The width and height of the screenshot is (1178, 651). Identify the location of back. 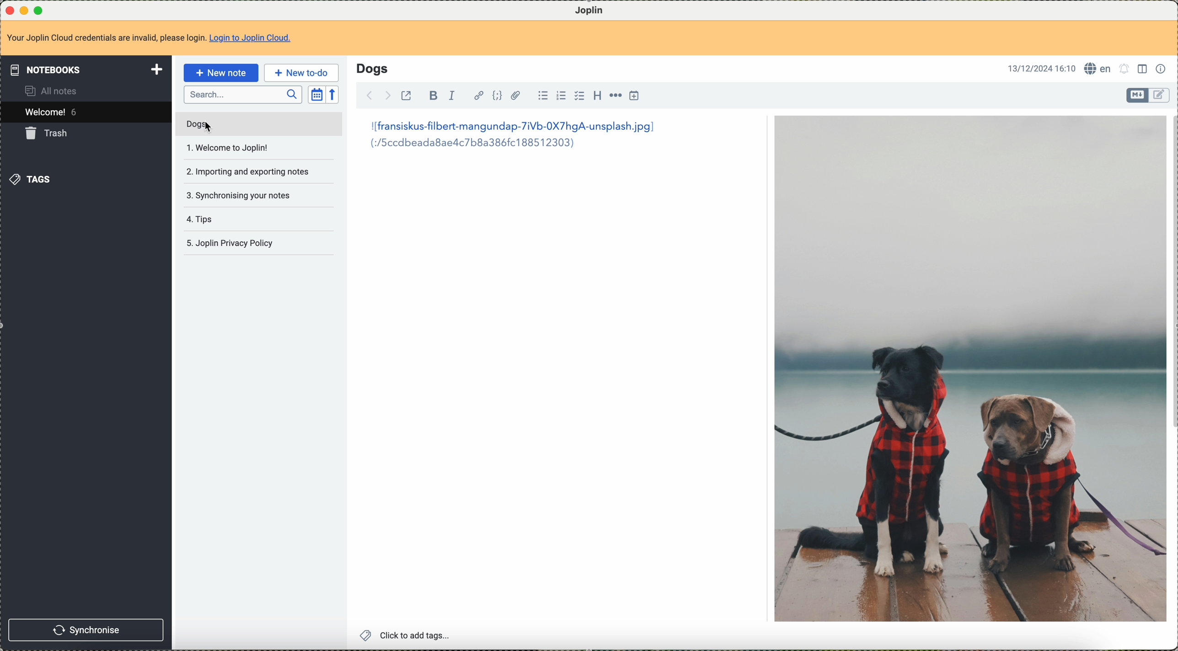
(371, 95).